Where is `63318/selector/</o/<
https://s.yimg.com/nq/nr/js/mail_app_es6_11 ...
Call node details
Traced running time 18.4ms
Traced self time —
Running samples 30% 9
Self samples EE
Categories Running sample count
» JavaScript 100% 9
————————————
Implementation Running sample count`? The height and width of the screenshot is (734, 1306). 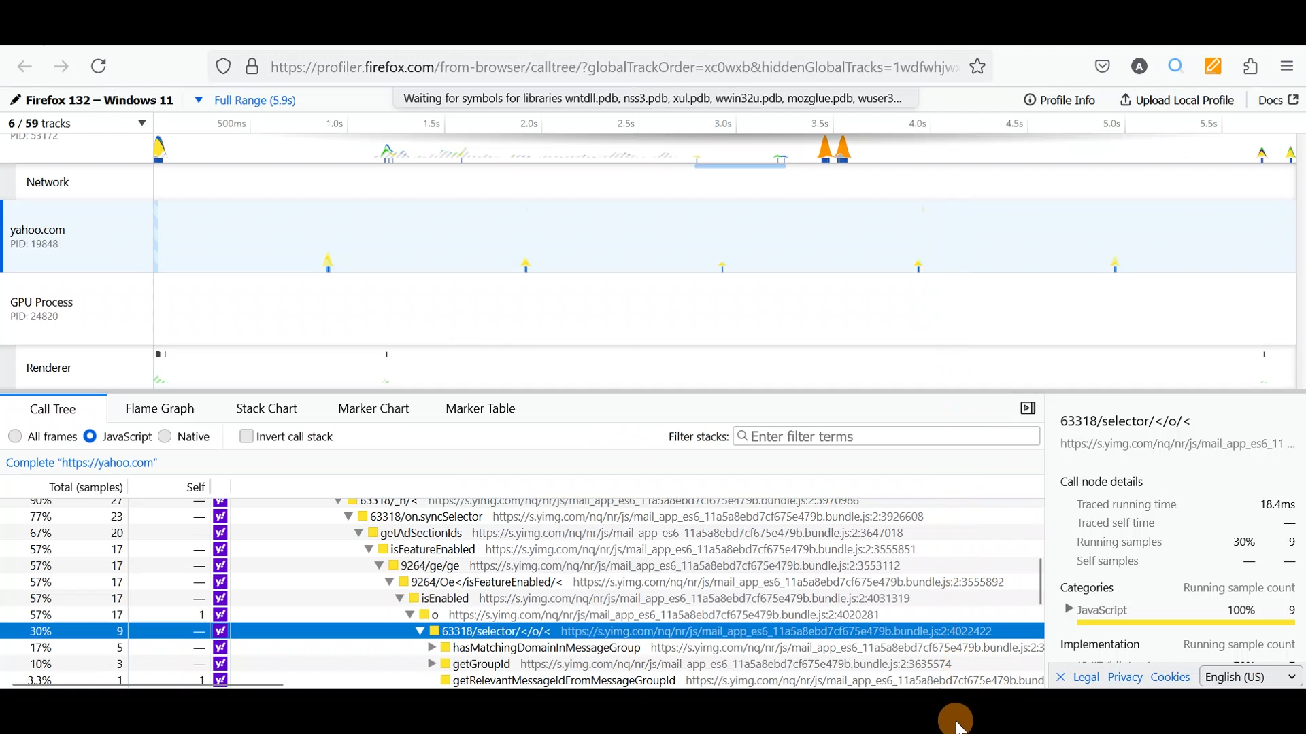 63318/selector/</o/<
https://s.yimg.com/nq/nr/js/mail_app_es6_11 ...
Call node details
Traced running time 18.4ms
Traced self time —
Running samples 30% 9
Self samples EE
Categories Running sample count
» JavaScript 100% 9
————————————
Implementation Running sample count is located at coordinates (1175, 534).